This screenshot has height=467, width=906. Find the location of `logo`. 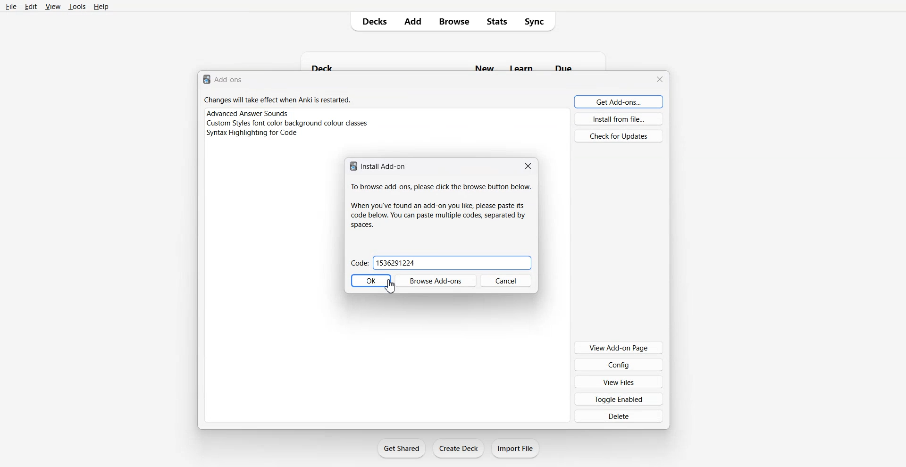

logo is located at coordinates (352, 167).